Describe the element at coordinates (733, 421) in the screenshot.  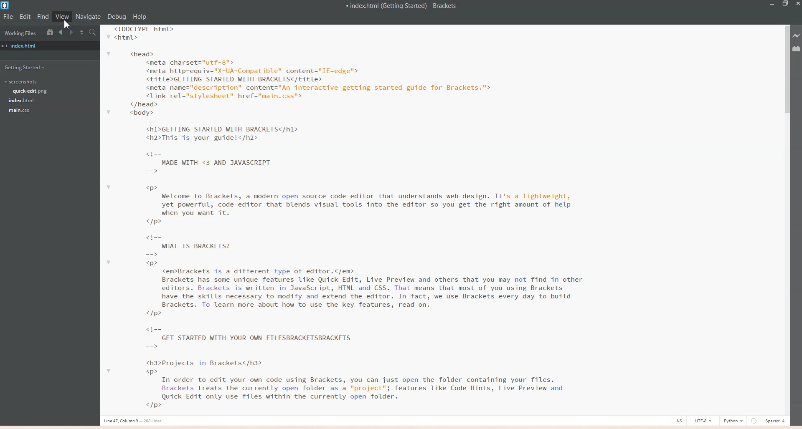
I see `Python` at that location.